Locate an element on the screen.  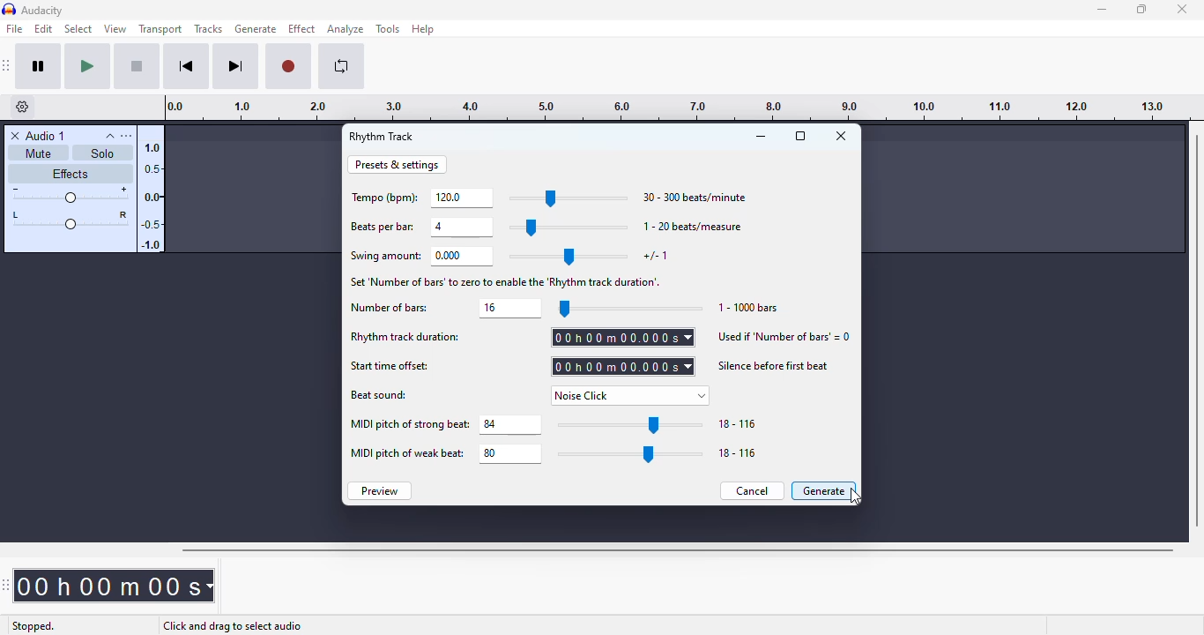
maximize is located at coordinates (1141, 9).